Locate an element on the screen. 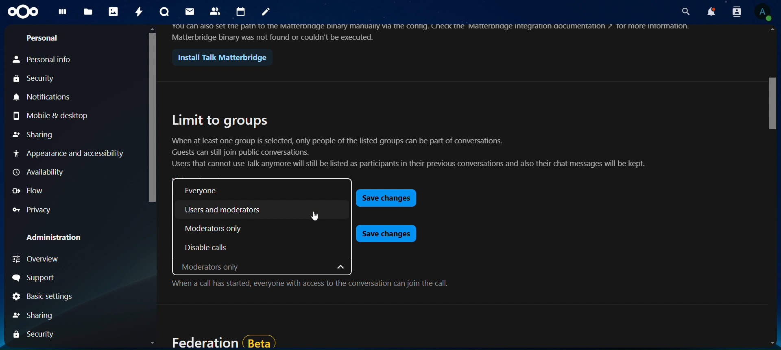 The image size is (781, 350). flow is located at coordinates (33, 190).